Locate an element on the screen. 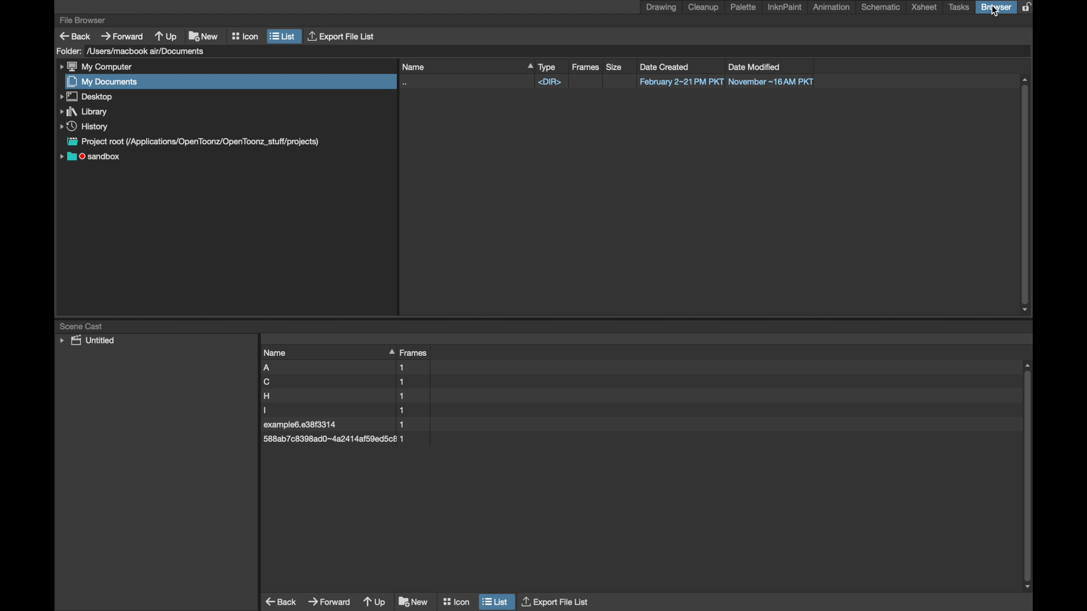 The height and width of the screenshot is (611, 1087). up is located at coordinates (166, 36).